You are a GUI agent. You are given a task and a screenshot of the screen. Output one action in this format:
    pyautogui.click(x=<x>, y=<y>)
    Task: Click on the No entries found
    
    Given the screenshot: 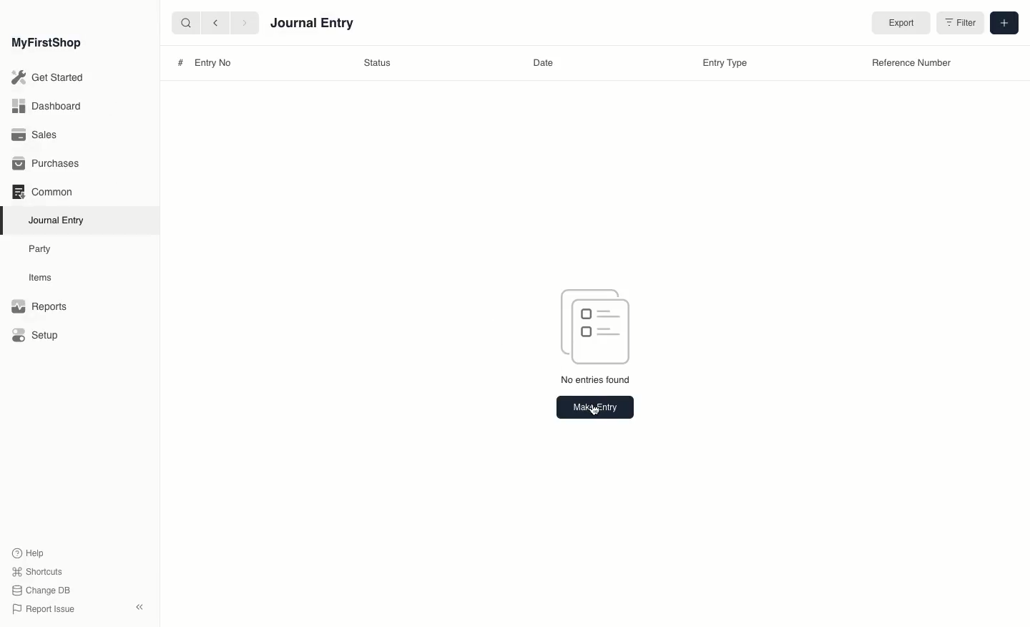 What is the action you would take?
    pyautogui.click(x=596, y=381)
    